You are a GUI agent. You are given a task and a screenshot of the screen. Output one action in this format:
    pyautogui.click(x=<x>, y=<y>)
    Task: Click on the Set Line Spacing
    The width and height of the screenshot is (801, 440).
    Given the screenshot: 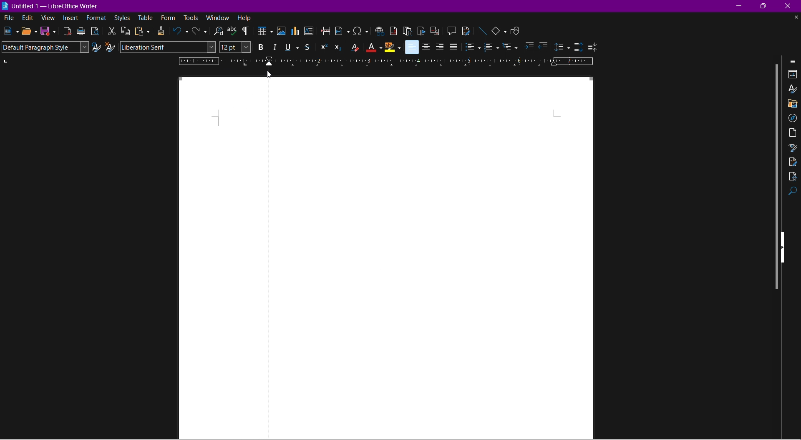 What is the action you would take?
    pyautogui.click(x=562, y=46)
    